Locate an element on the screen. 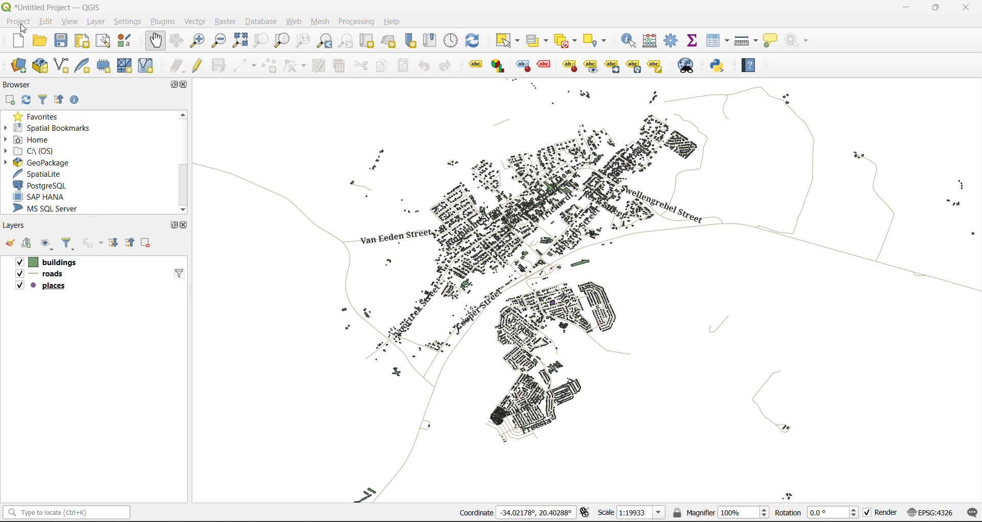 This screenshot has height=522, width=982. vertical scroll bar is located at coordinates (183, 160).